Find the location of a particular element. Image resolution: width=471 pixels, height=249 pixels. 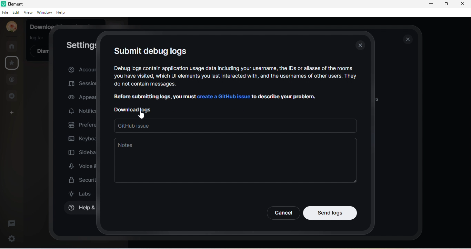

profile photo is located at coordinates (10, 27).